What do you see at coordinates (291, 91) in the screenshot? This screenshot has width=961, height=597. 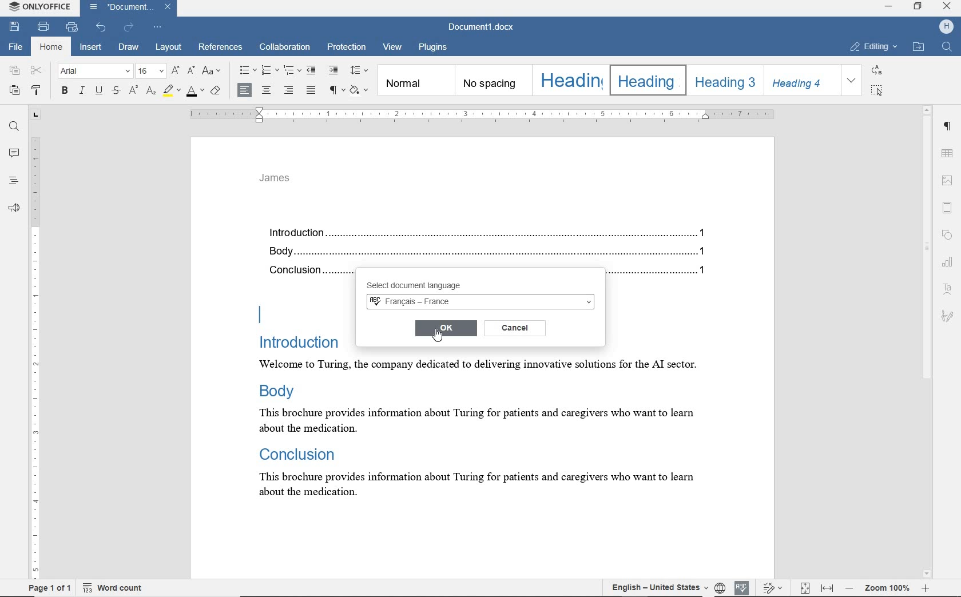 I see `align right` at bounding box center [291, 91].